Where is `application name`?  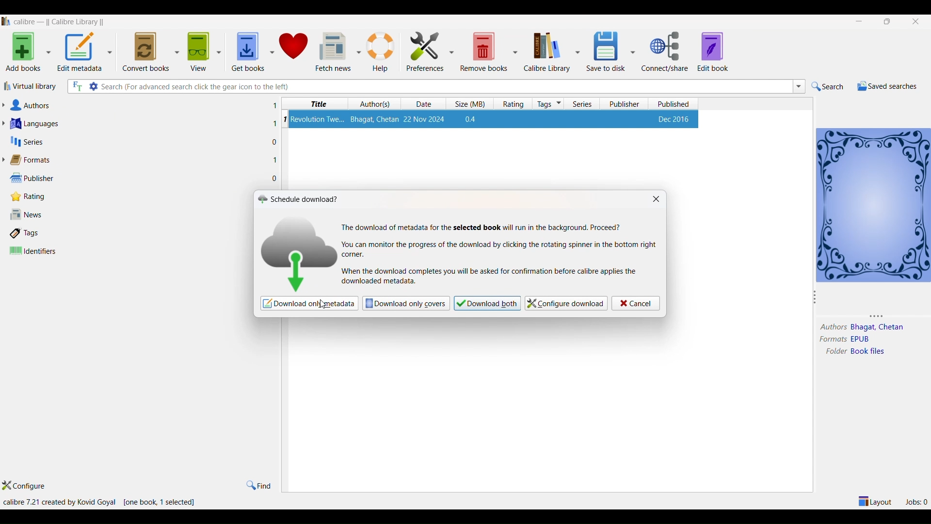 application name is located at coordinates (60, 20).